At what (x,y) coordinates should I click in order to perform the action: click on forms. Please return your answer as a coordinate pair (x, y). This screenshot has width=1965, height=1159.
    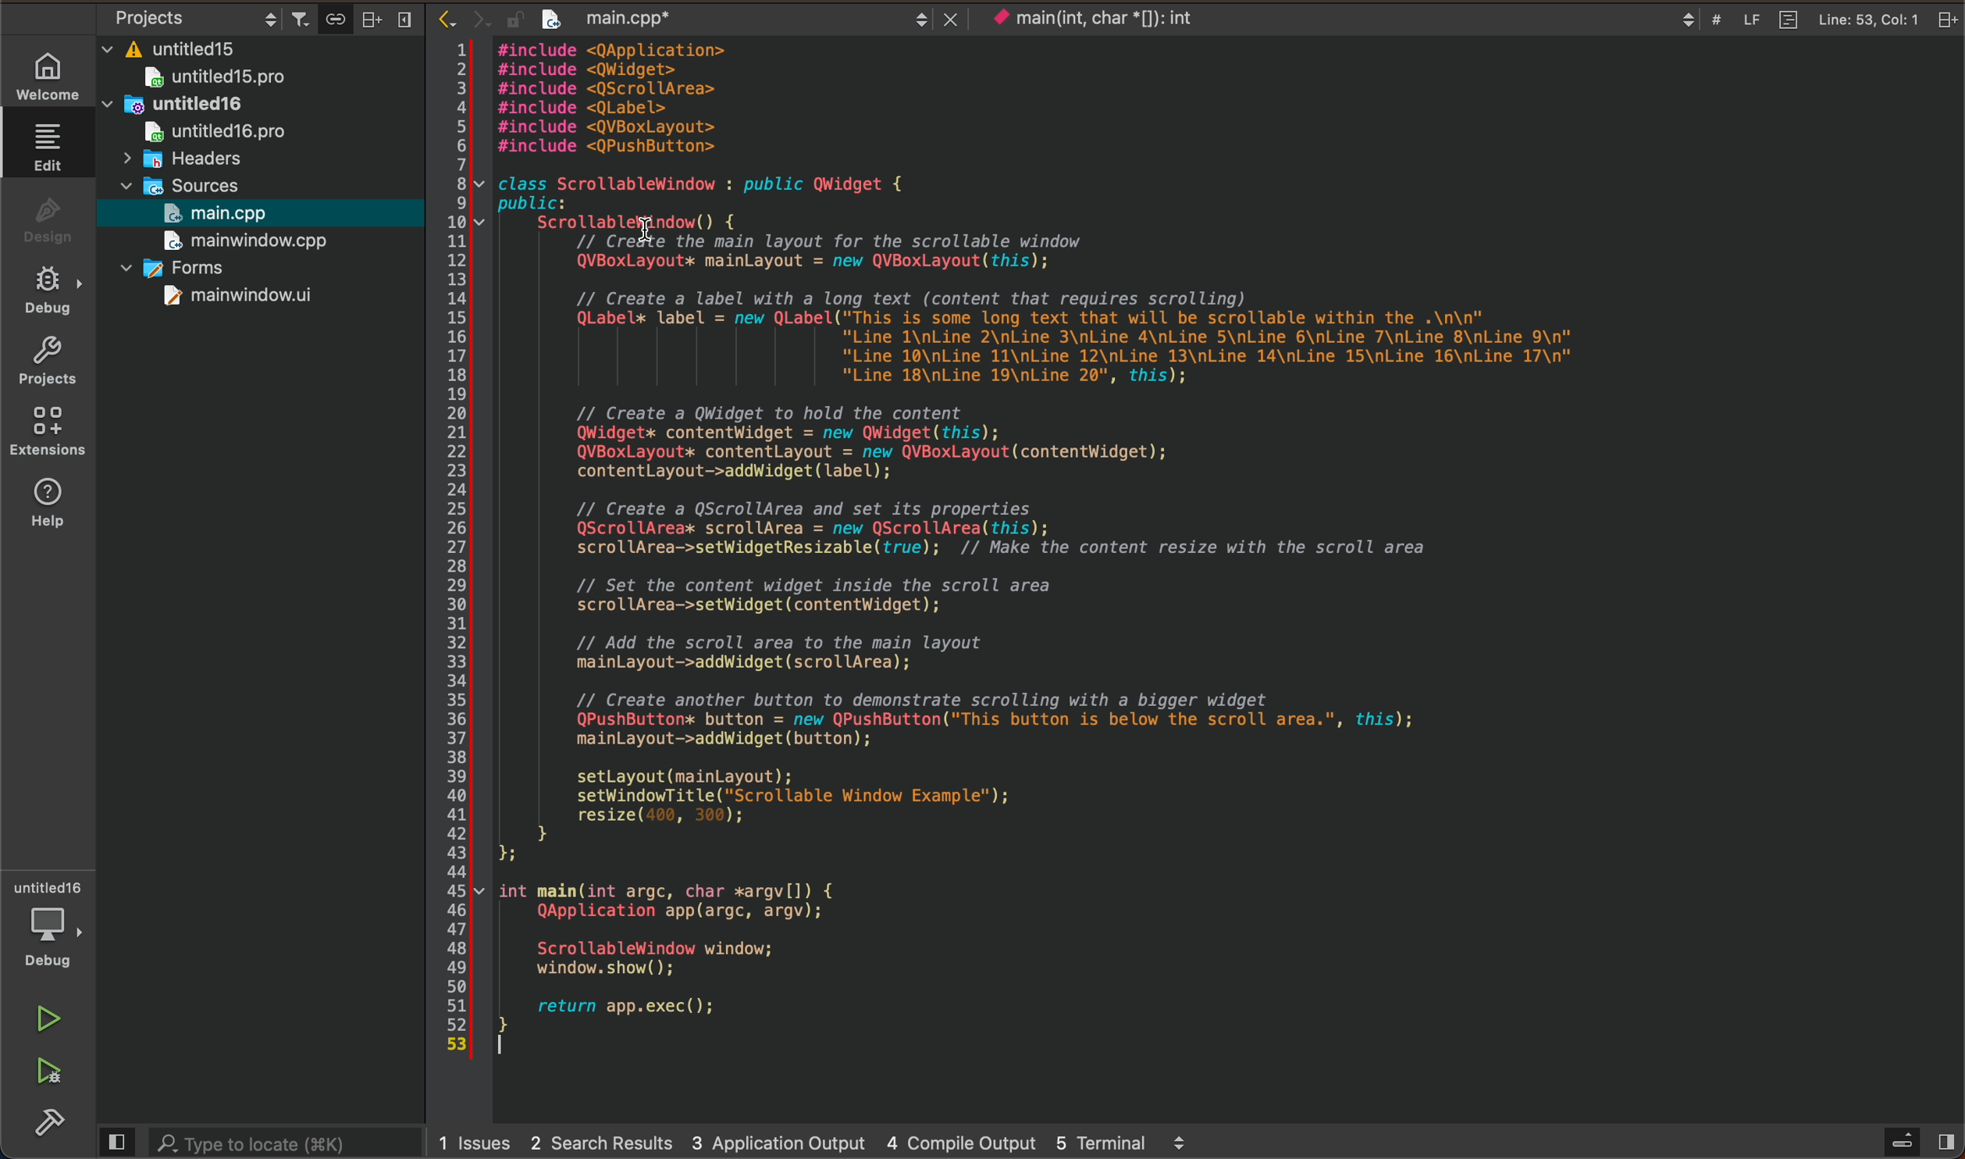
    Looking at the image, I should click on (198, 270).